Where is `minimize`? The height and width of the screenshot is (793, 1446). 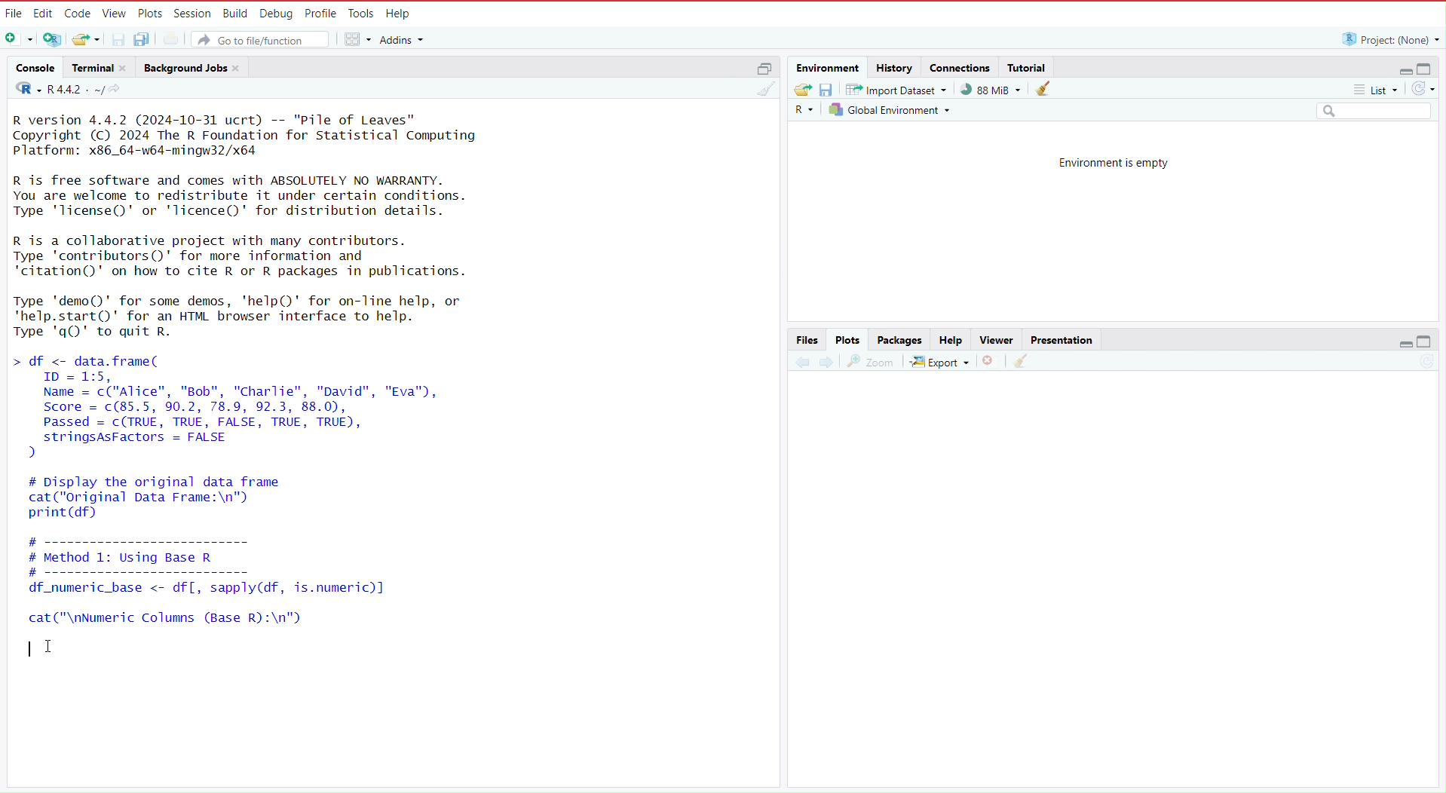
minimize is located at coordinates (1402, 67).